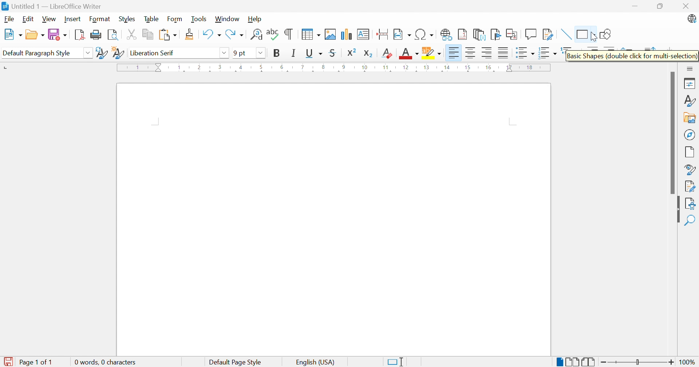  Describe the element at coordinates (690, 69) in the screenshot. I see `Sidebar settings` at that location.